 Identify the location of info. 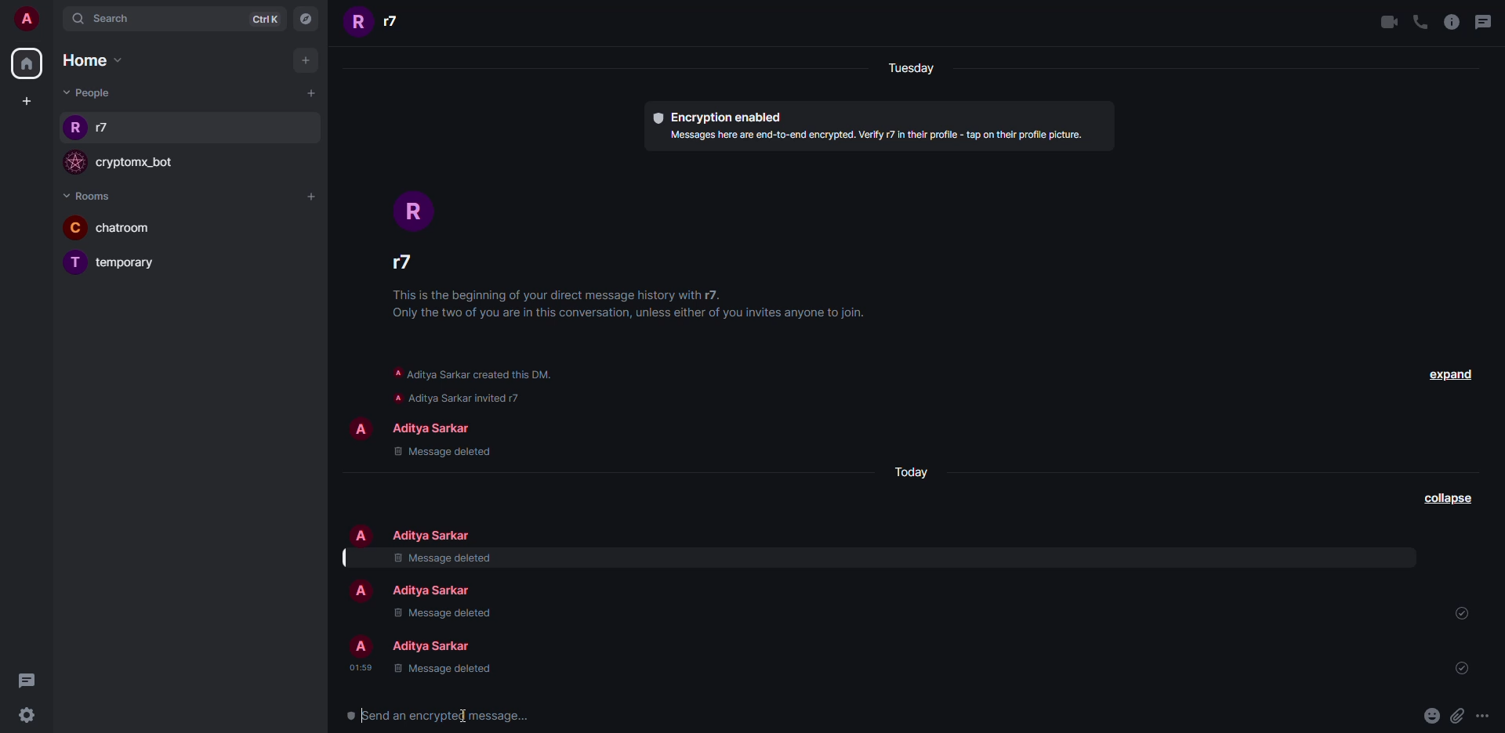
(636, 306).